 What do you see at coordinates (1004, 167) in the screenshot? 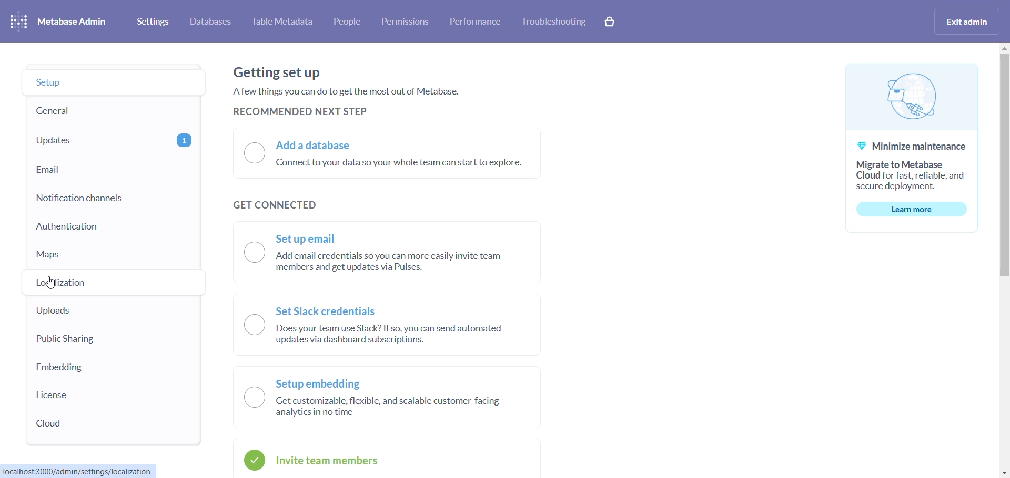
I see `scrollbar` at bounding box center [1004, 167].